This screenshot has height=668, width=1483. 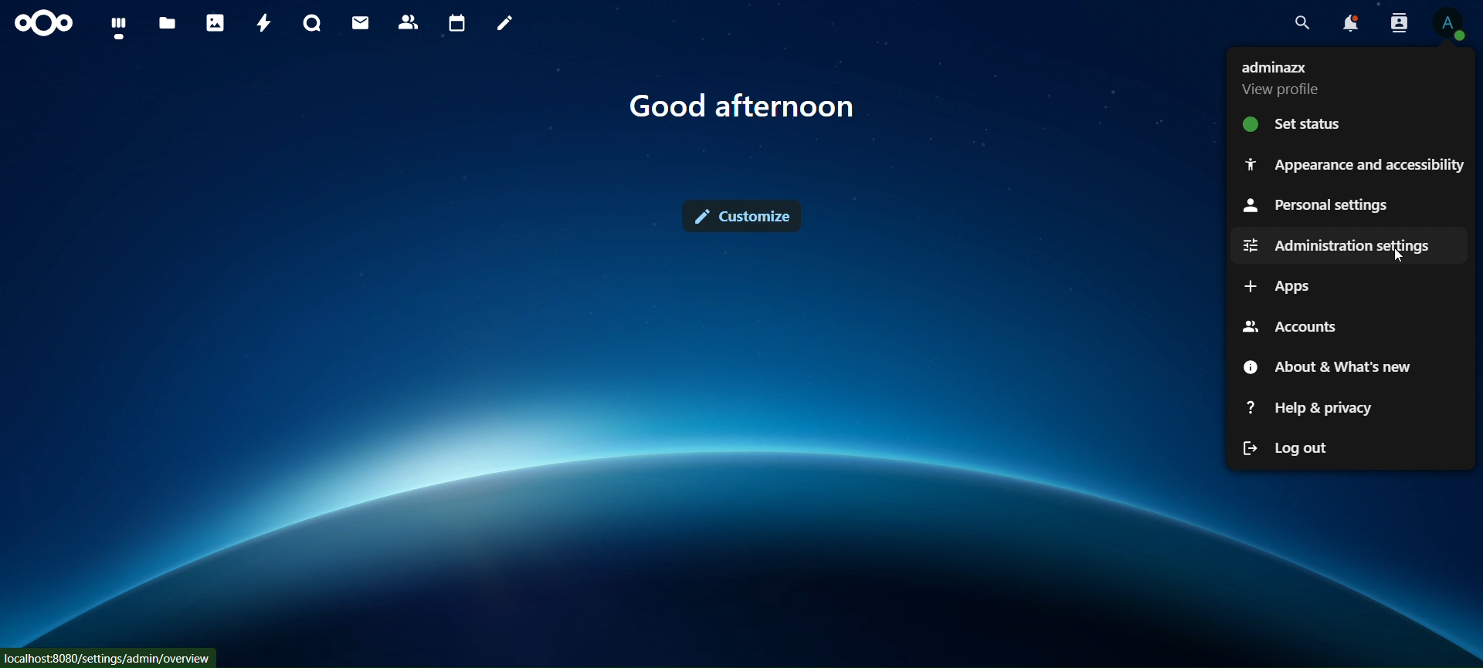 What do you see at coordinates (314, 24) in the screenshot?
I see `talk` at bounding box center [314, 24].